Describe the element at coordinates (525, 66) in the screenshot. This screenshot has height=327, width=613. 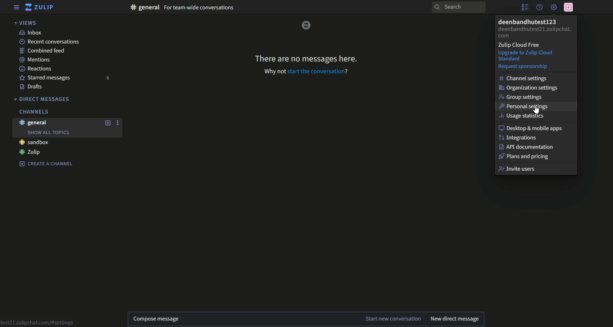
I see `Request sponsorship` at that location.